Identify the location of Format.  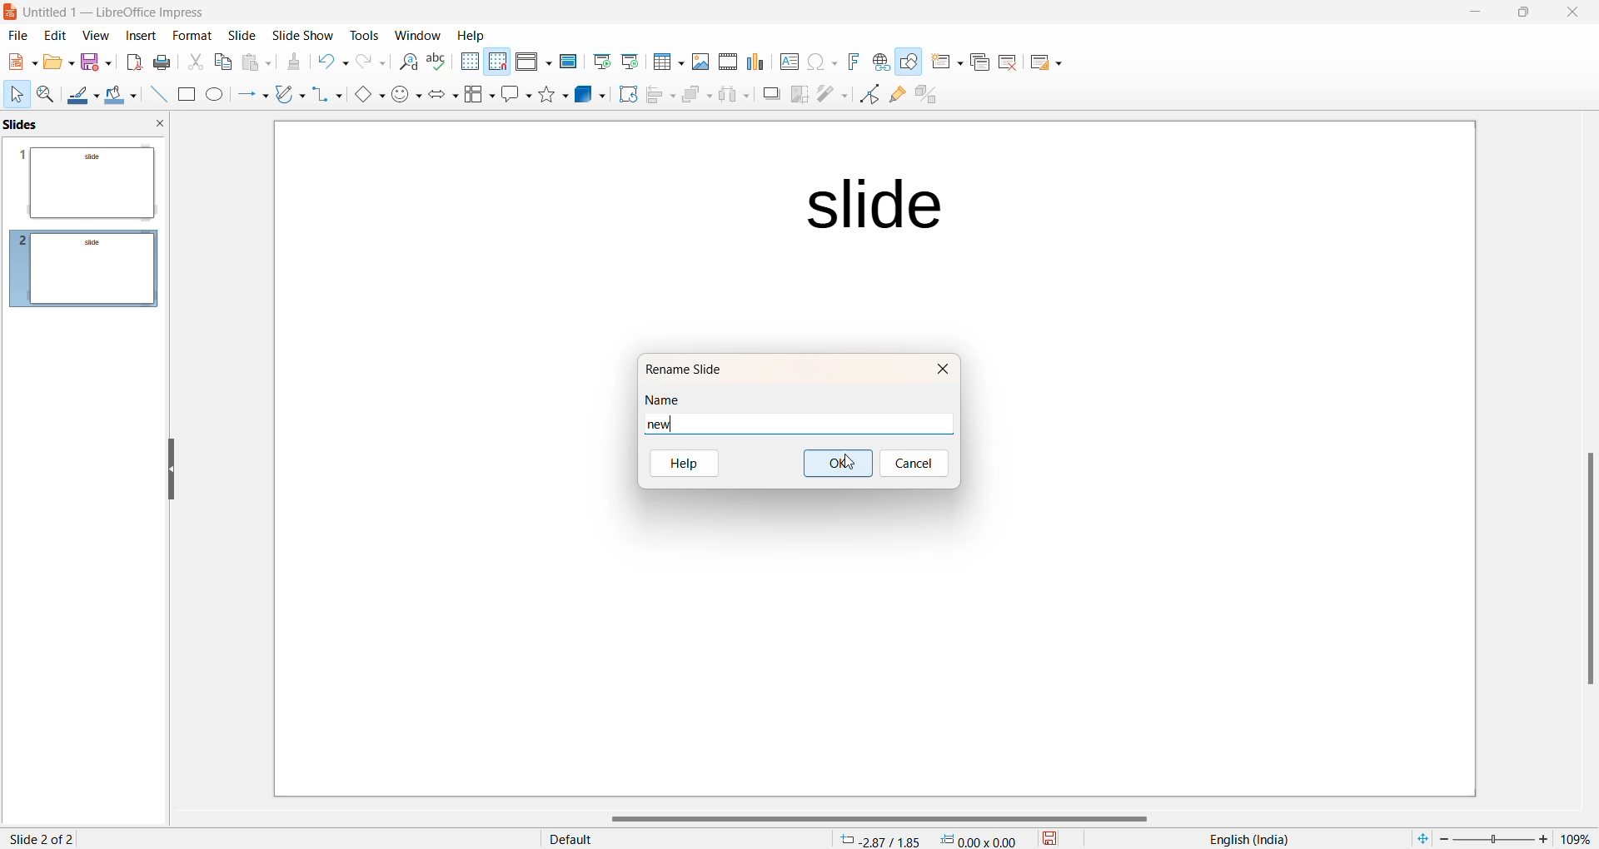
(187, 33).